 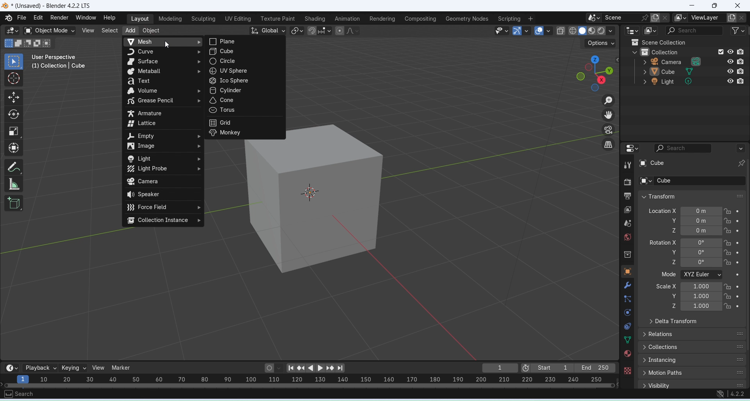 What do you see at coordinates (629, 224) in the screenshot?
I see `` at bounding box center [629, 224].